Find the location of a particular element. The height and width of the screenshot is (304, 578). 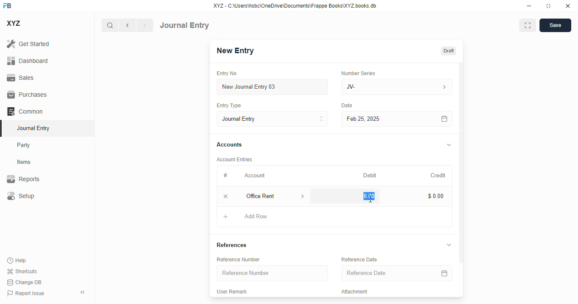

attachment is located at coordinates (355, 291).